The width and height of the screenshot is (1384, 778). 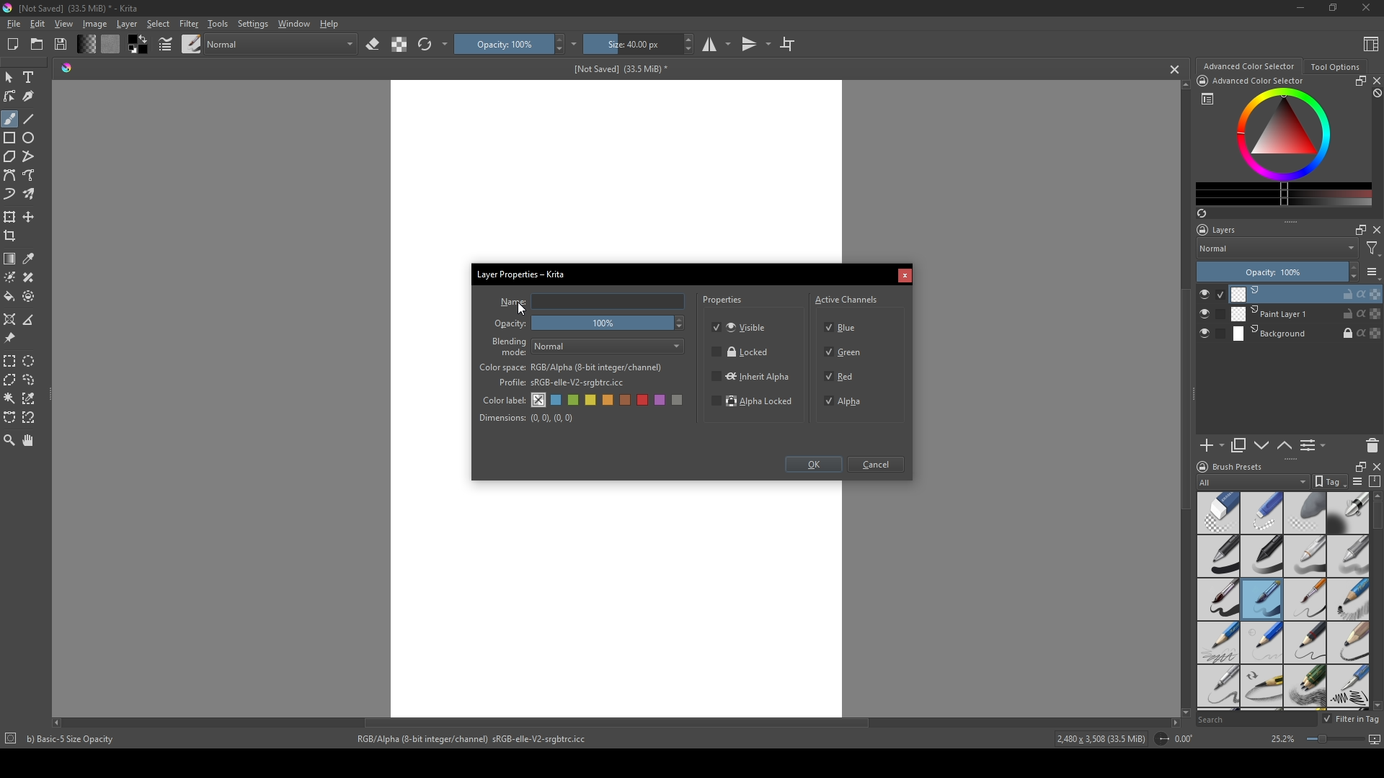 What do you see at coordinates (741, 352) in the screenshot?
I see `Locked` at bounding box center [741, 352].